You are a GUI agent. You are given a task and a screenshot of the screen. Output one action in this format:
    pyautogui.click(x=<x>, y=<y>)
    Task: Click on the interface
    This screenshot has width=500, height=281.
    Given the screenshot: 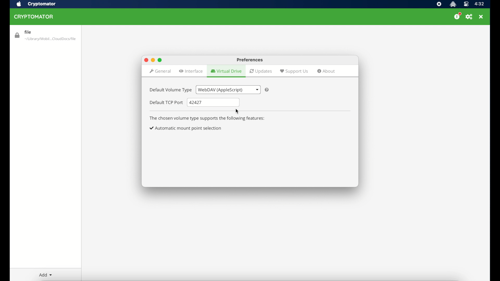 What is the action you would take?
    pyautogui.click(x=191, y=71)
    